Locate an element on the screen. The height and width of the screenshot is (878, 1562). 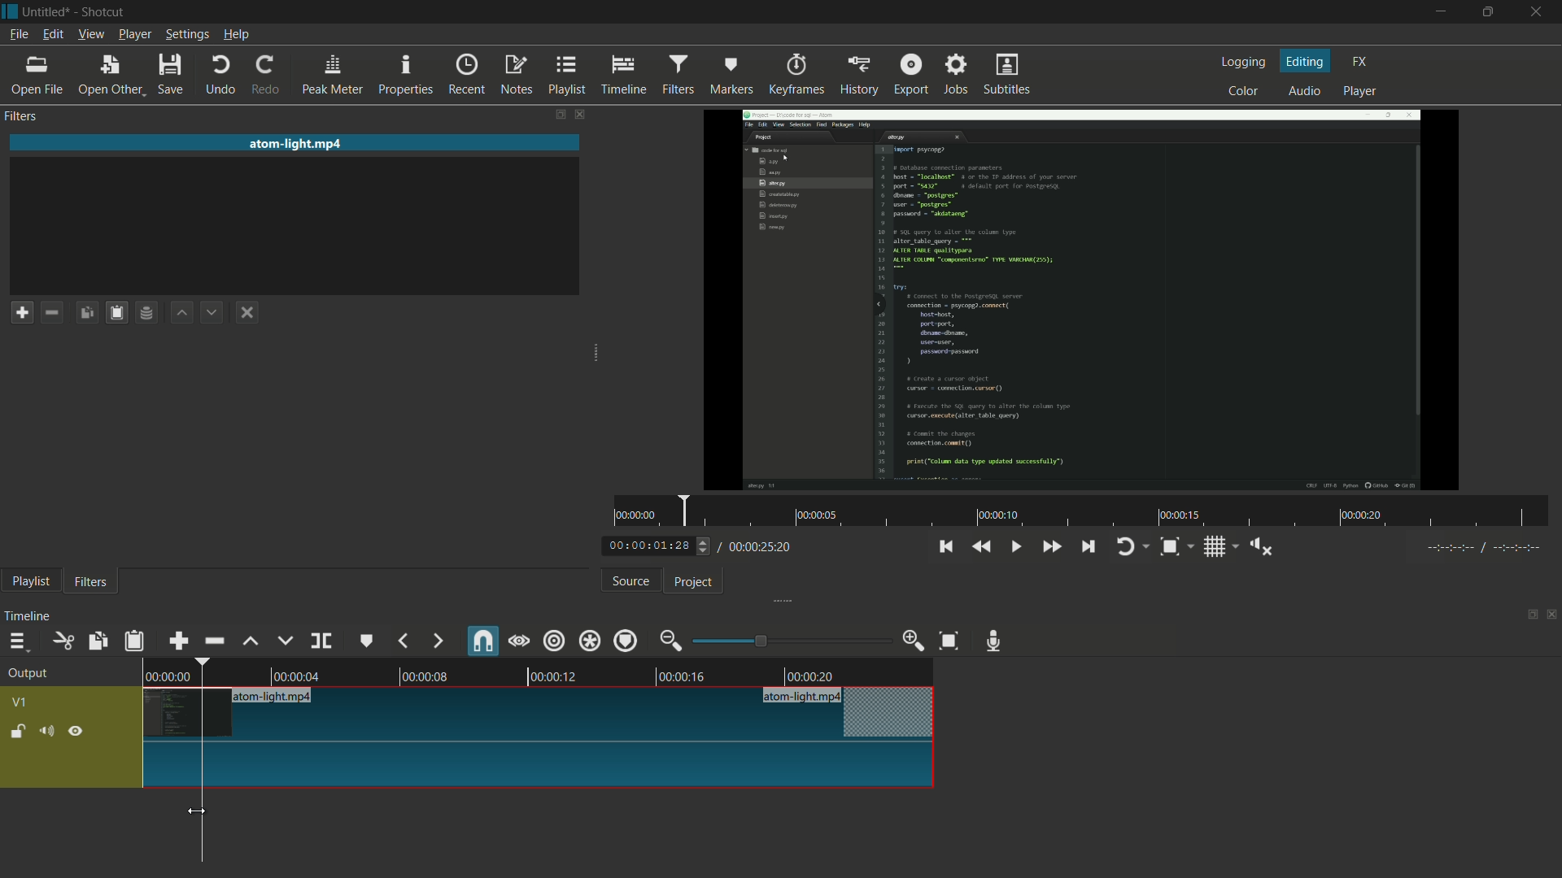
scrub while dragging is located at coordinates (519, 641).